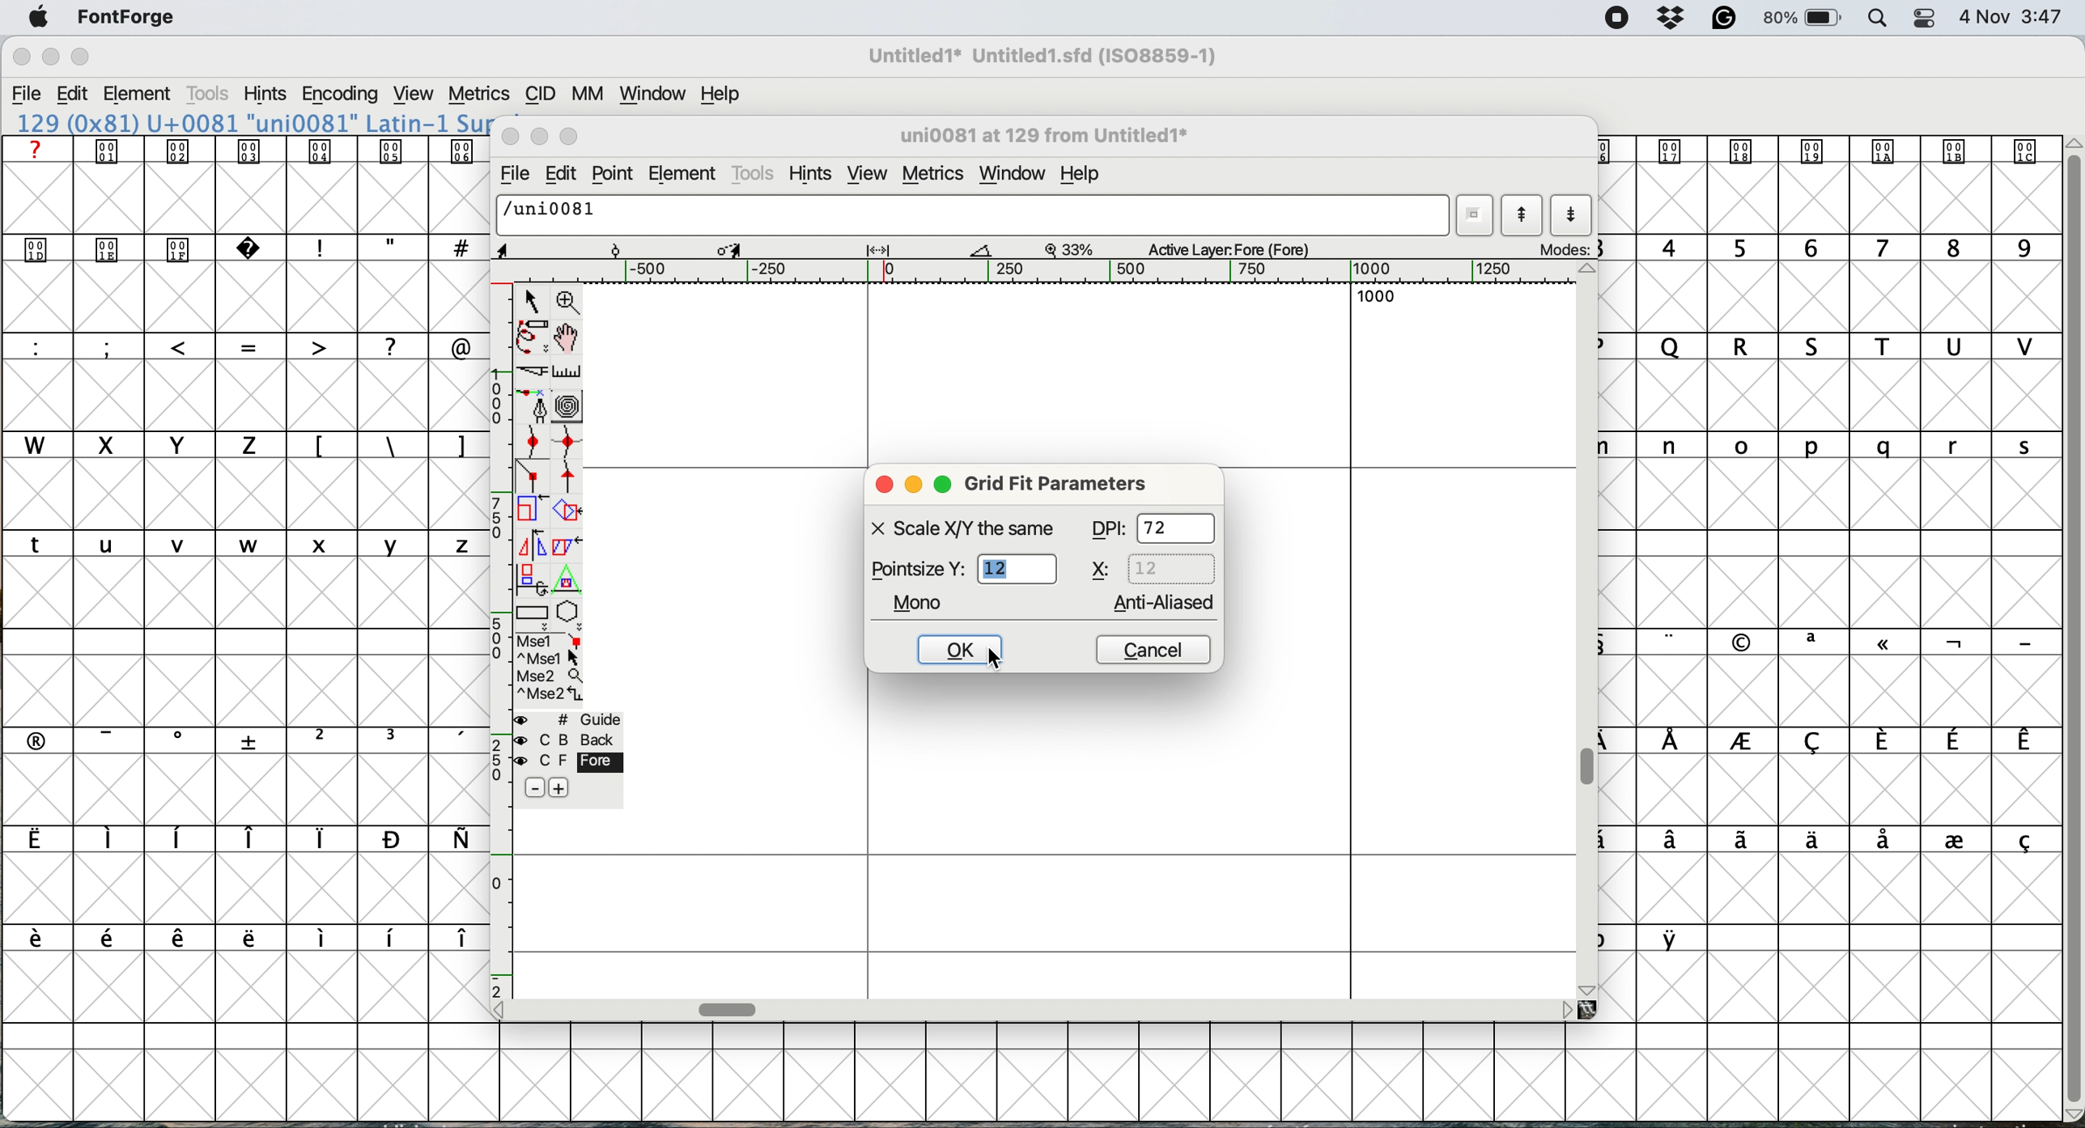  What do you see at coordinates (512, 138) in the screenshot?
I see `close` at bounding box center [512, 138].